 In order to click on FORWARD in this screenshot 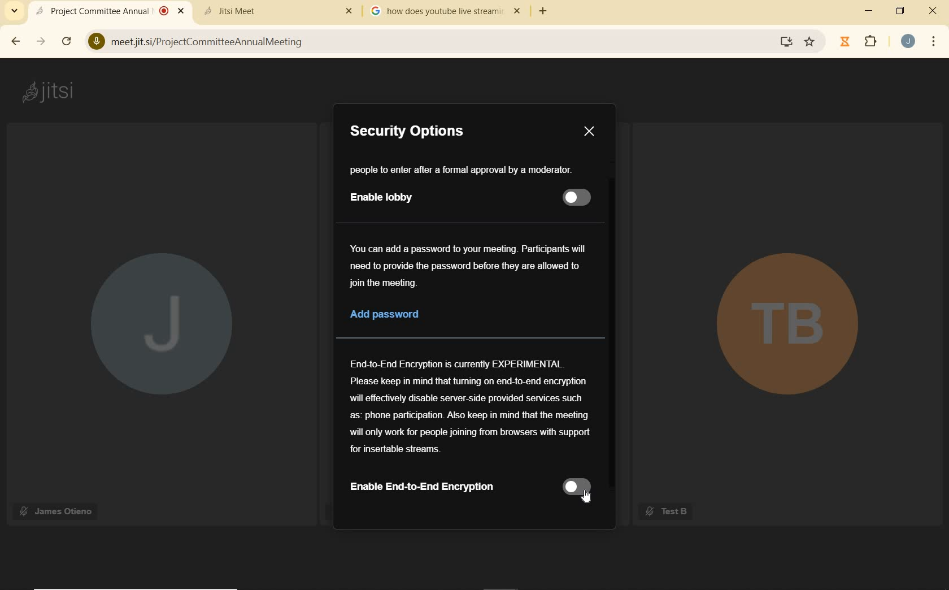, I will do `click(38, 42)`.